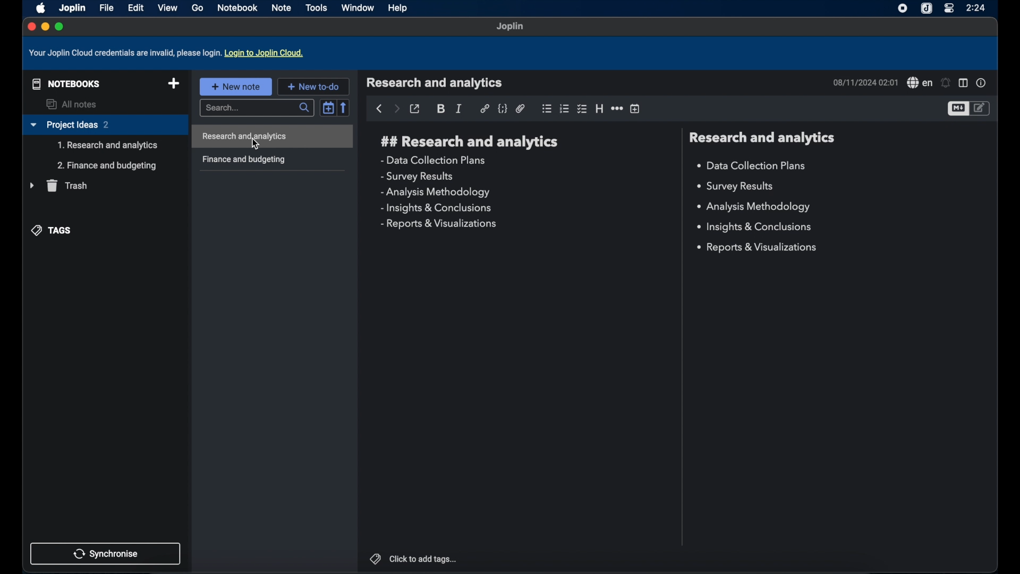 The image size is (1020, 574). What do you see at coordinates (106, 8) in the screenshot?
I see `file` at bounding box center [106, 8].